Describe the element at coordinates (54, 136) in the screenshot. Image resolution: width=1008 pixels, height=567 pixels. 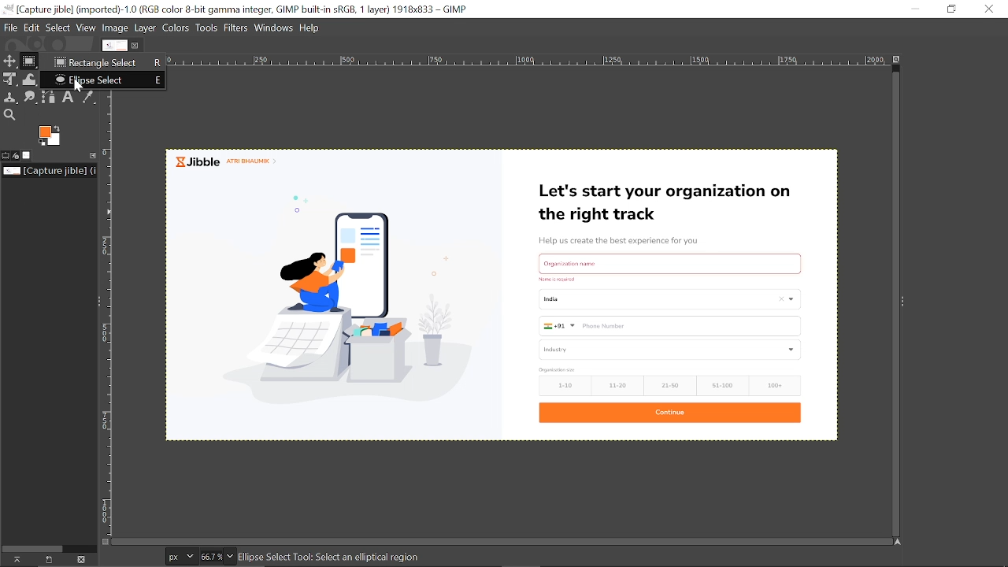
I see `The active background color` at that location.